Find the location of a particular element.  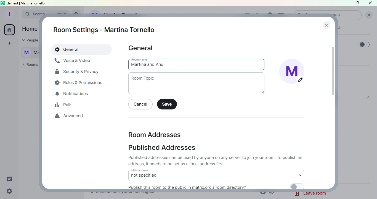

Room settings - Martina Tornello is located at coordinates (106, 30).